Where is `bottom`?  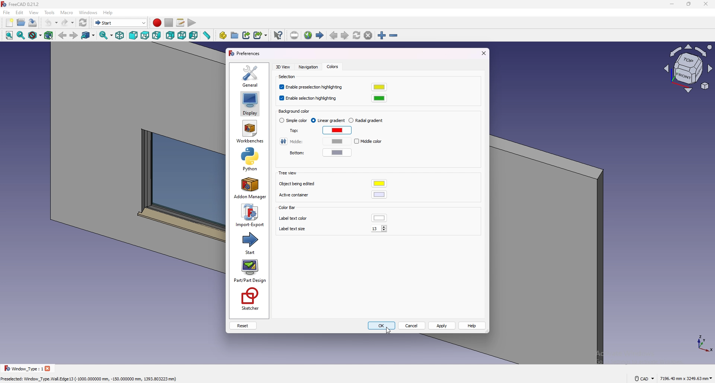
bottom is located at coordinates (293, 153).